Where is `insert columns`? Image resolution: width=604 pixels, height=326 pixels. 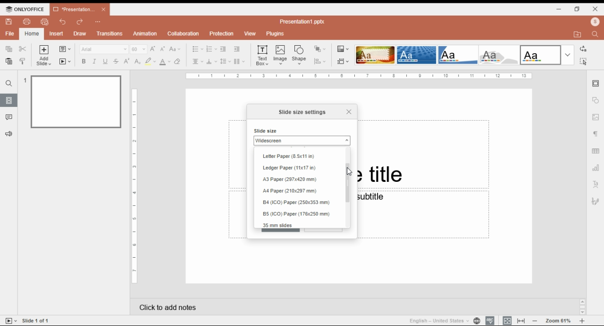
insert columns is located at coordinates (239, 62).